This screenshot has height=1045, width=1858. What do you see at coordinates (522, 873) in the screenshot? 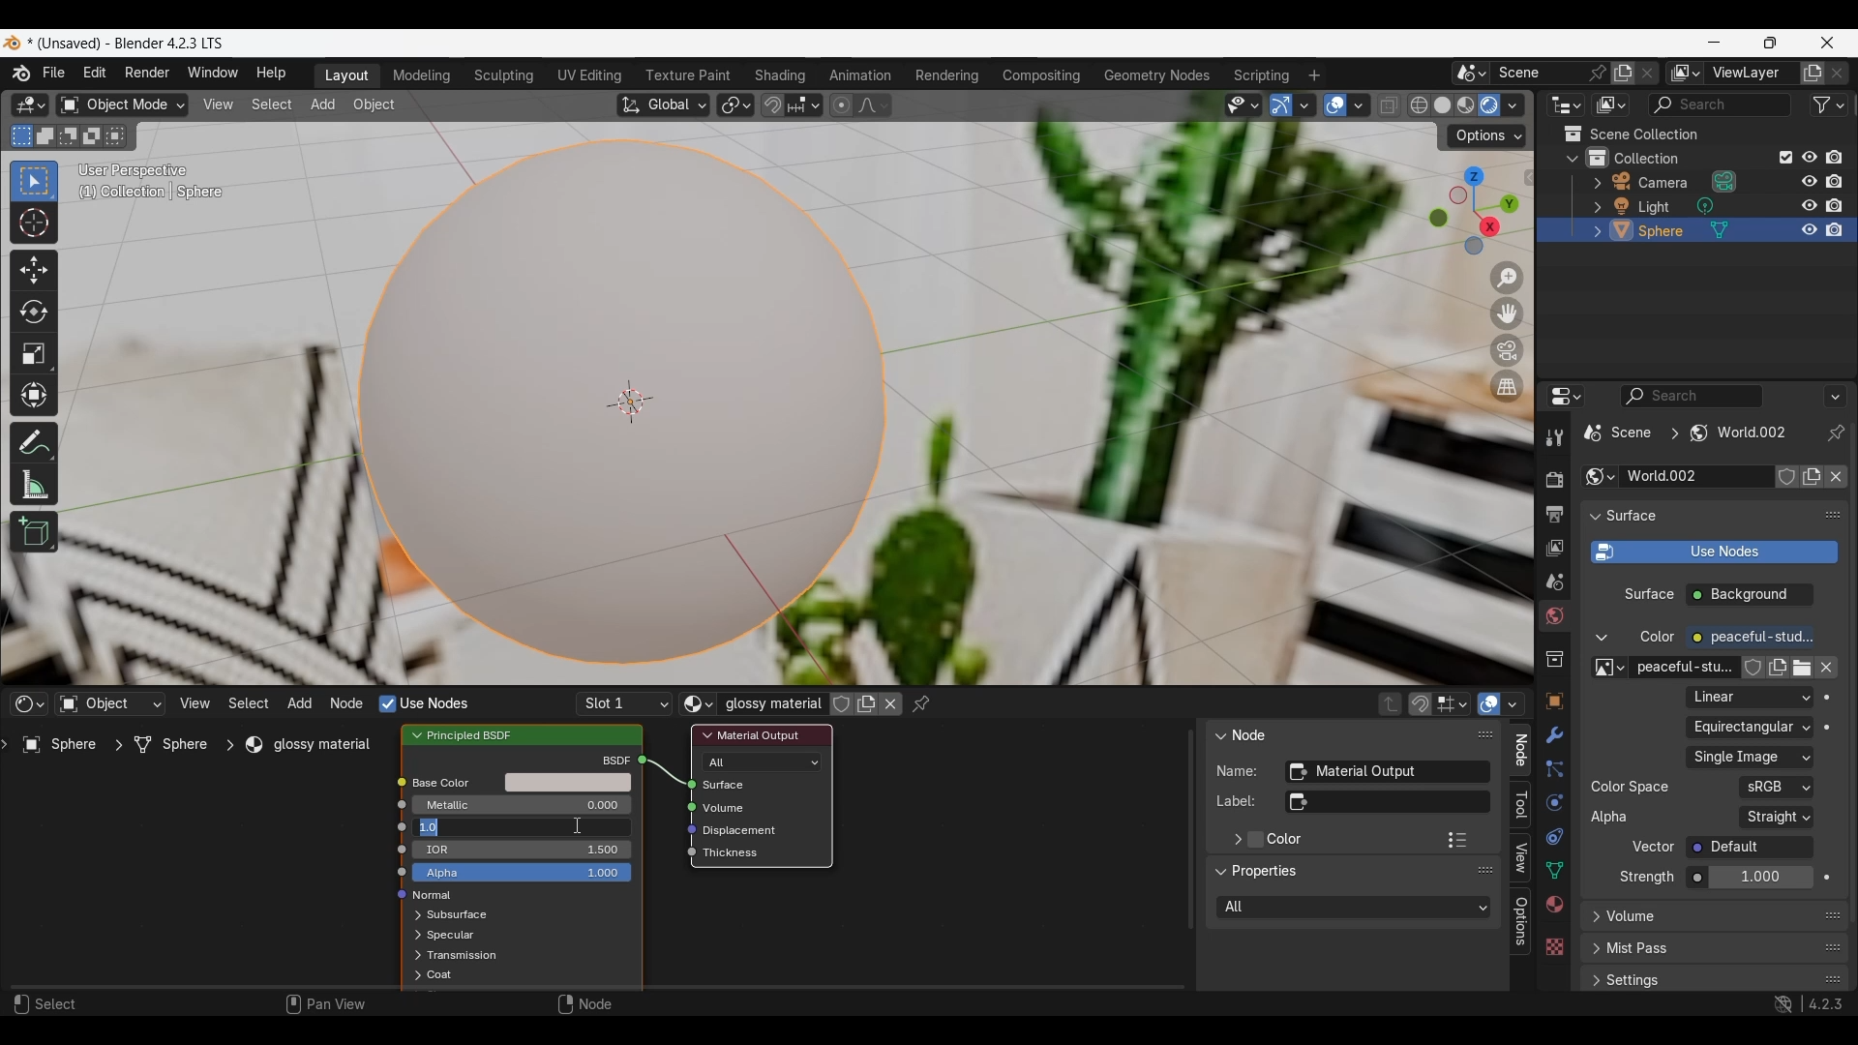
I see `Alpha` at bounding box center [522, 873].